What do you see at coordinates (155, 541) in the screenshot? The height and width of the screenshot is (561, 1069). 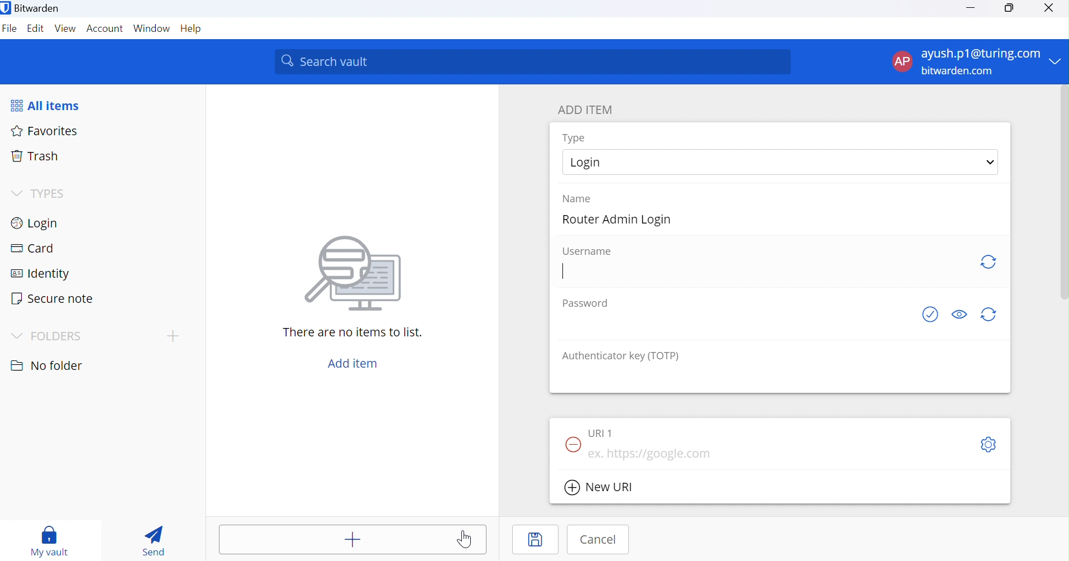 I see `Send` at bounding box center [155, 541].